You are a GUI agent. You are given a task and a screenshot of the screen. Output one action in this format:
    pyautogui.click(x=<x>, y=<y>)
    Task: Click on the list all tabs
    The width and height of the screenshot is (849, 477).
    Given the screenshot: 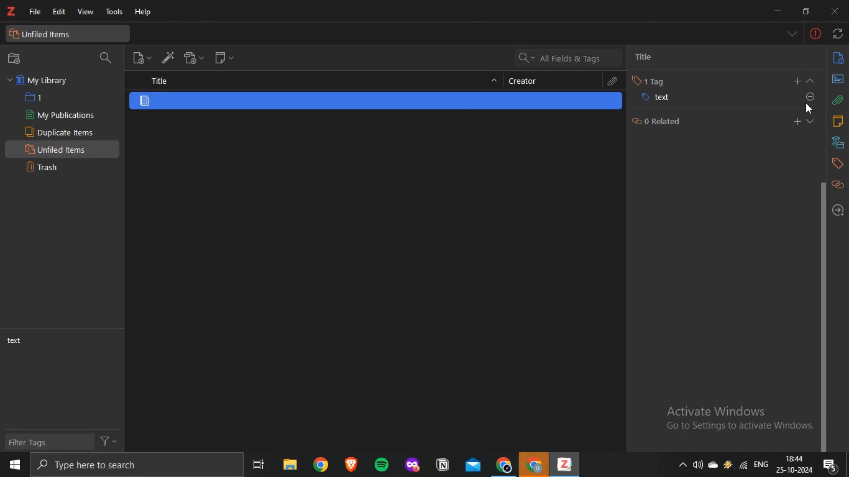 What is the action you would take?
    pyautogui.click(x=787, y=34)
    